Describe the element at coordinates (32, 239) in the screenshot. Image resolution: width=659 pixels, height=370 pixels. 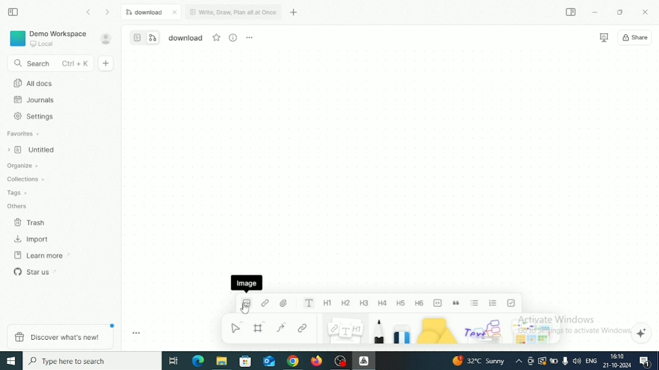
I see `Import` at that location.